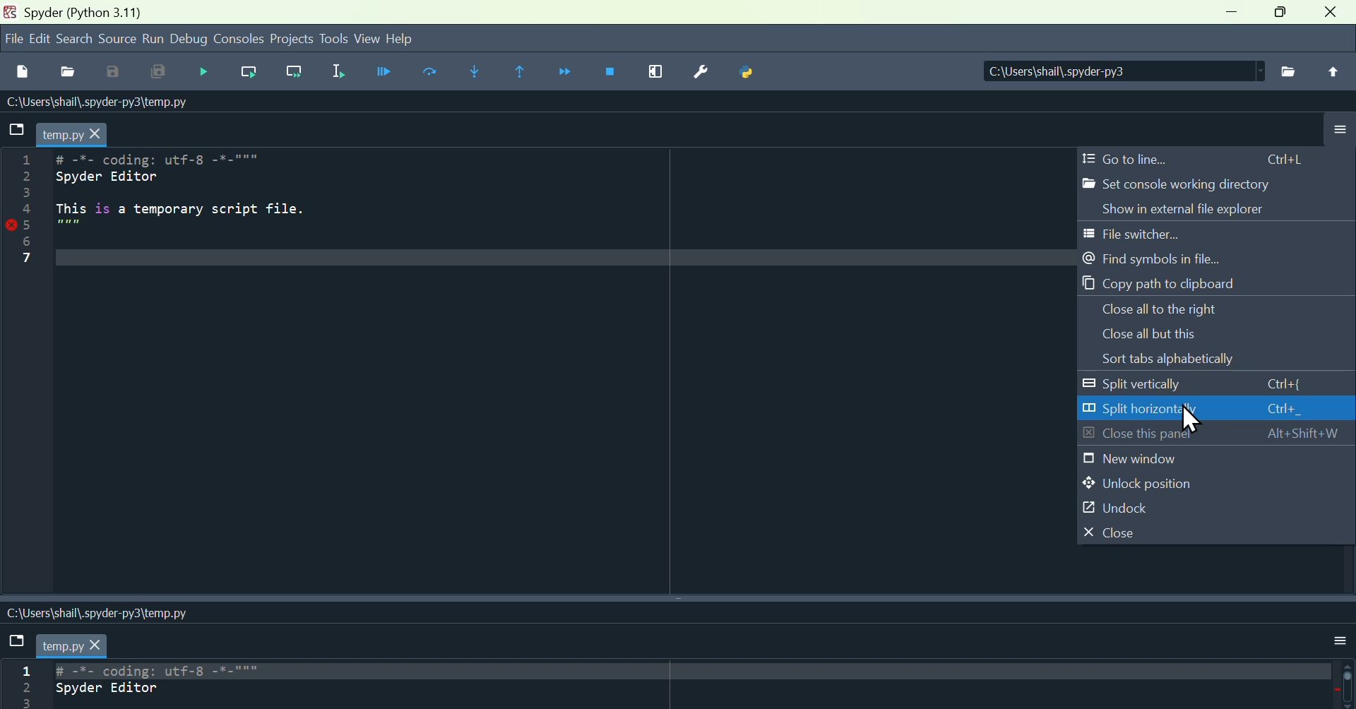  I want to click on Unlock position, so click(1148, 483).